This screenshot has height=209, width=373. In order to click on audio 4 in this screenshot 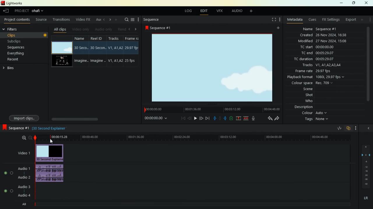, I will do `click(22, 196)`.